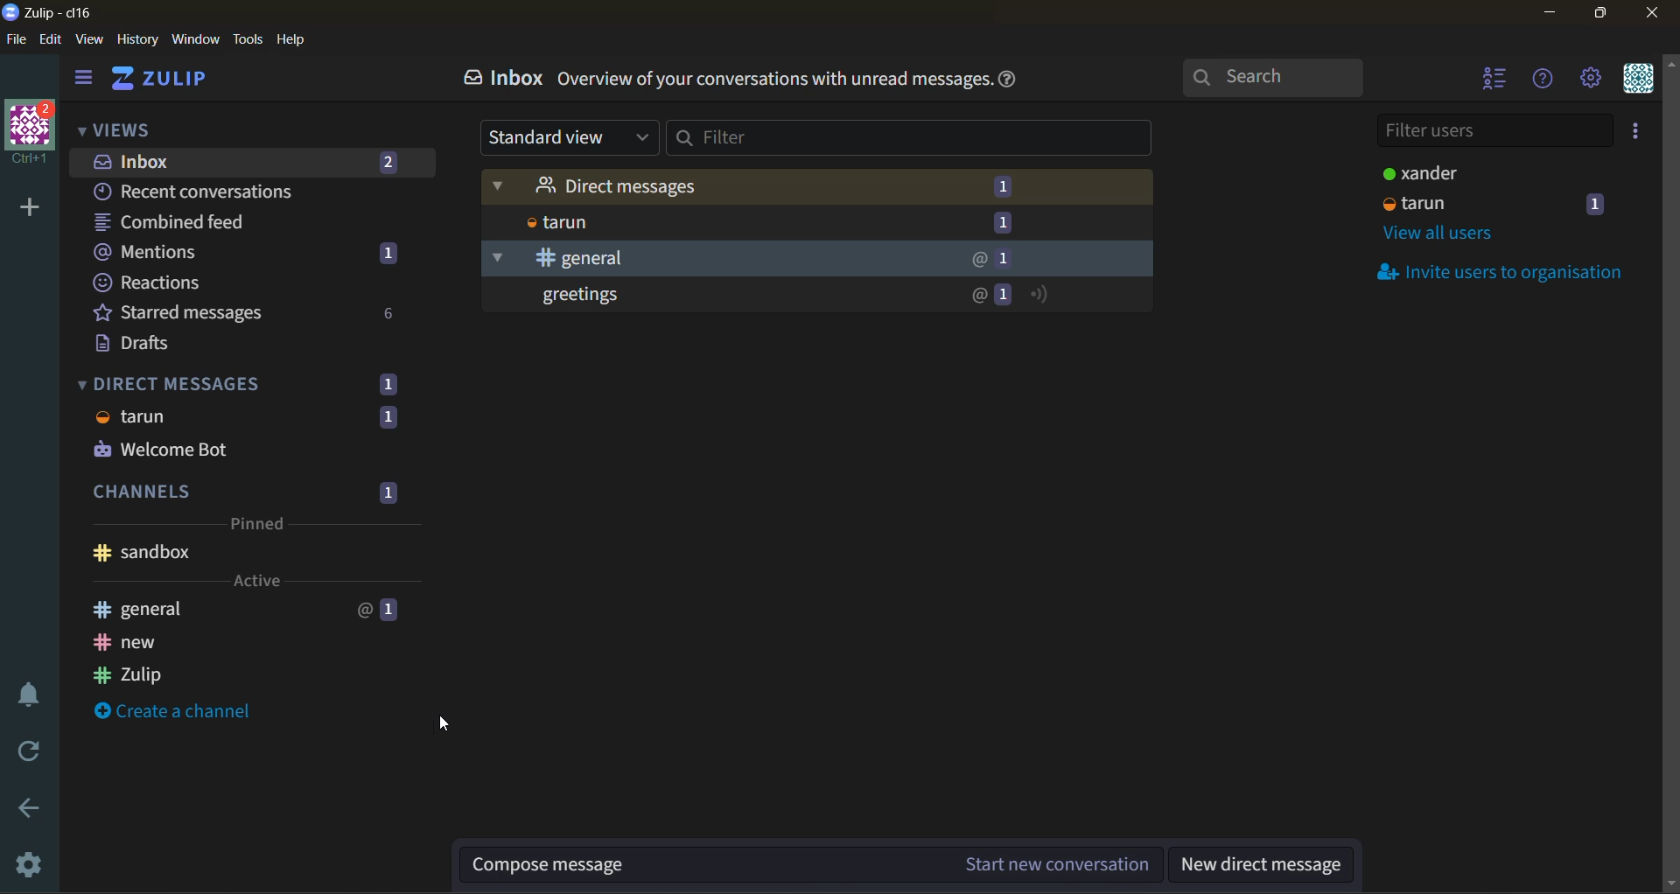  I want to click on reload, so click(22, 753).